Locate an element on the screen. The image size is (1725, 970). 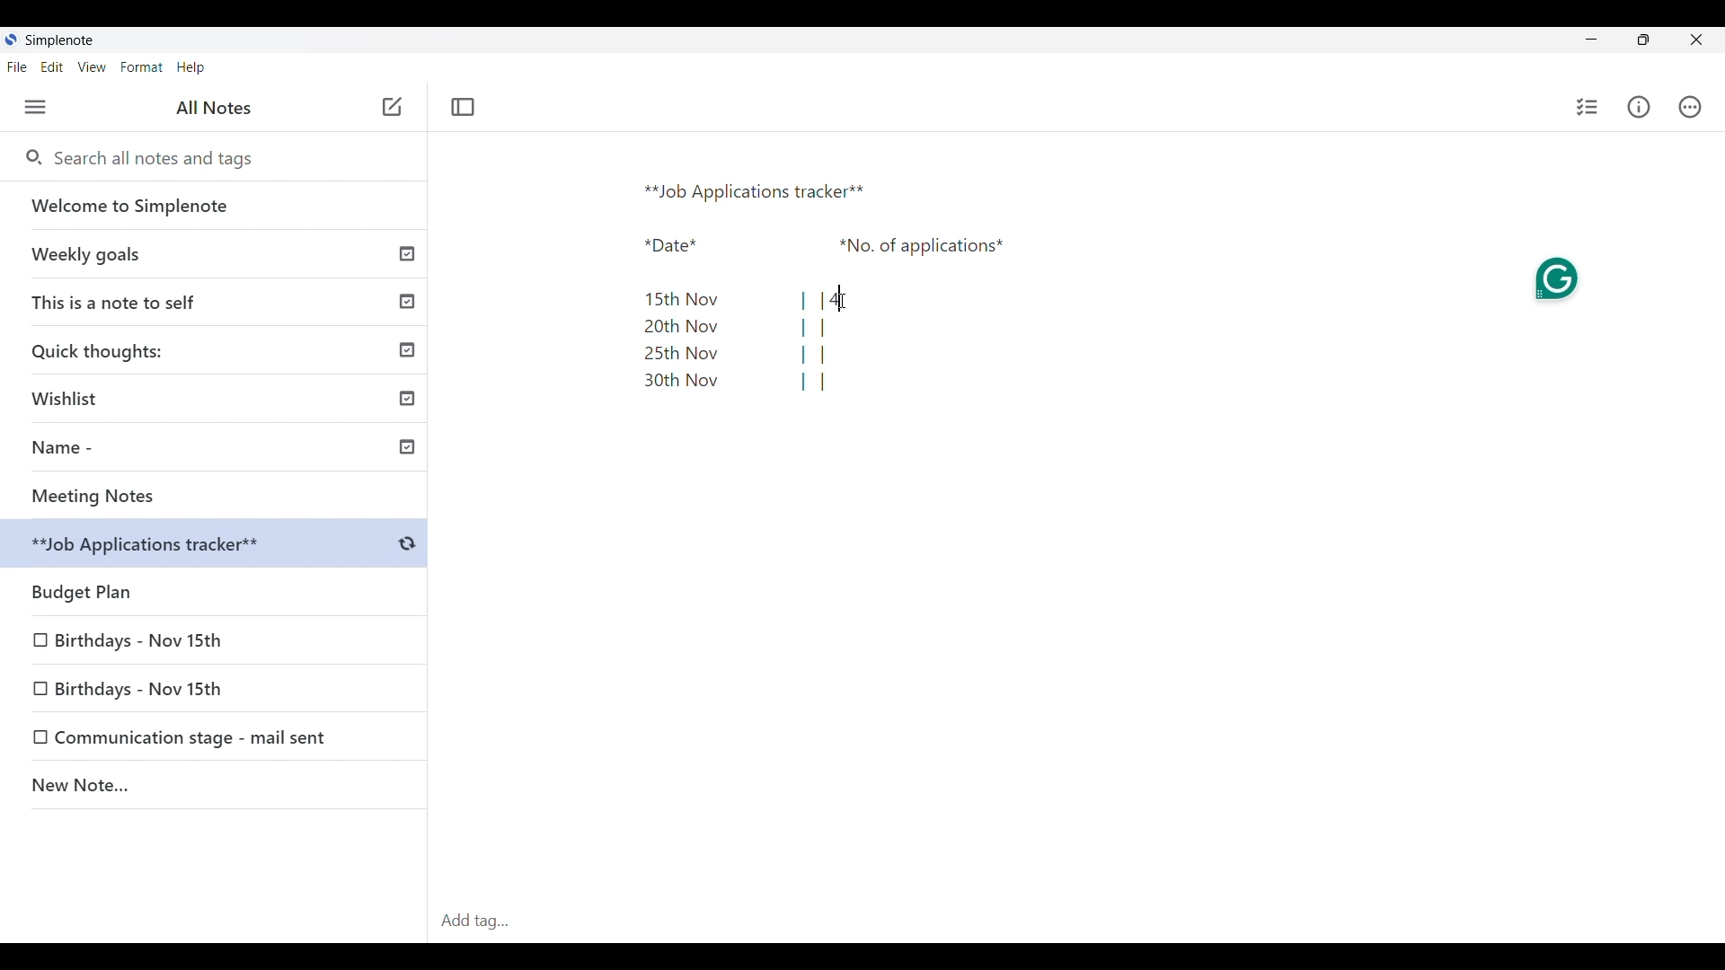
Info is located at coordinates (1640, 107).